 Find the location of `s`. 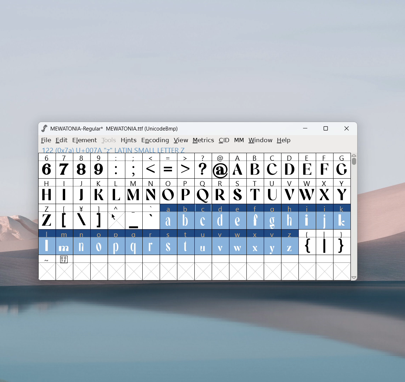

s is located at coordinates (169, 243).